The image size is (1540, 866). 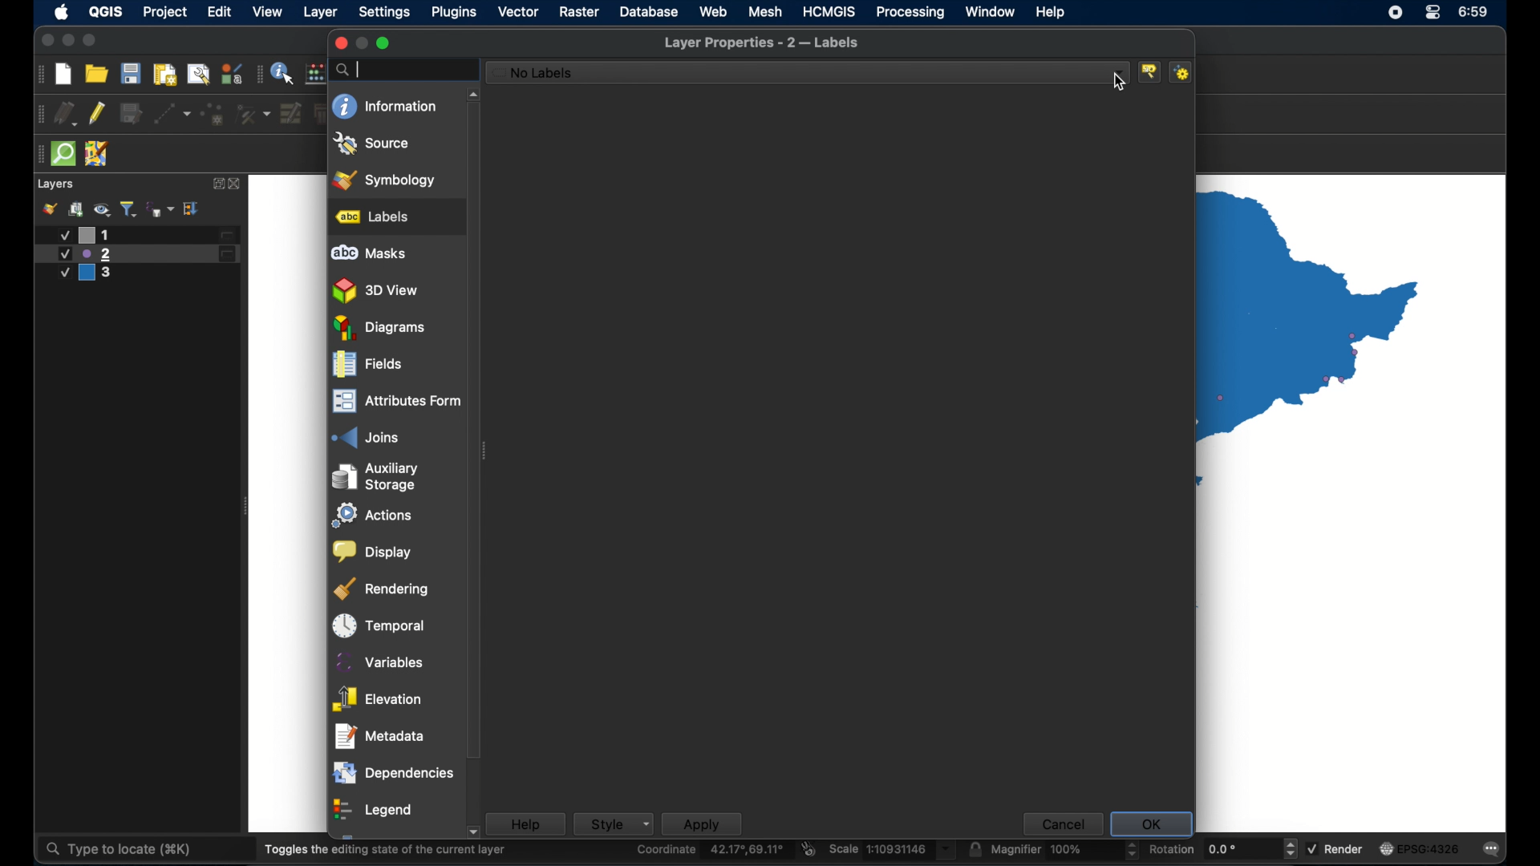 What do you see at coordinates (63, 75) in the screenshot?
I see `new` at bounding box center [63, 75].